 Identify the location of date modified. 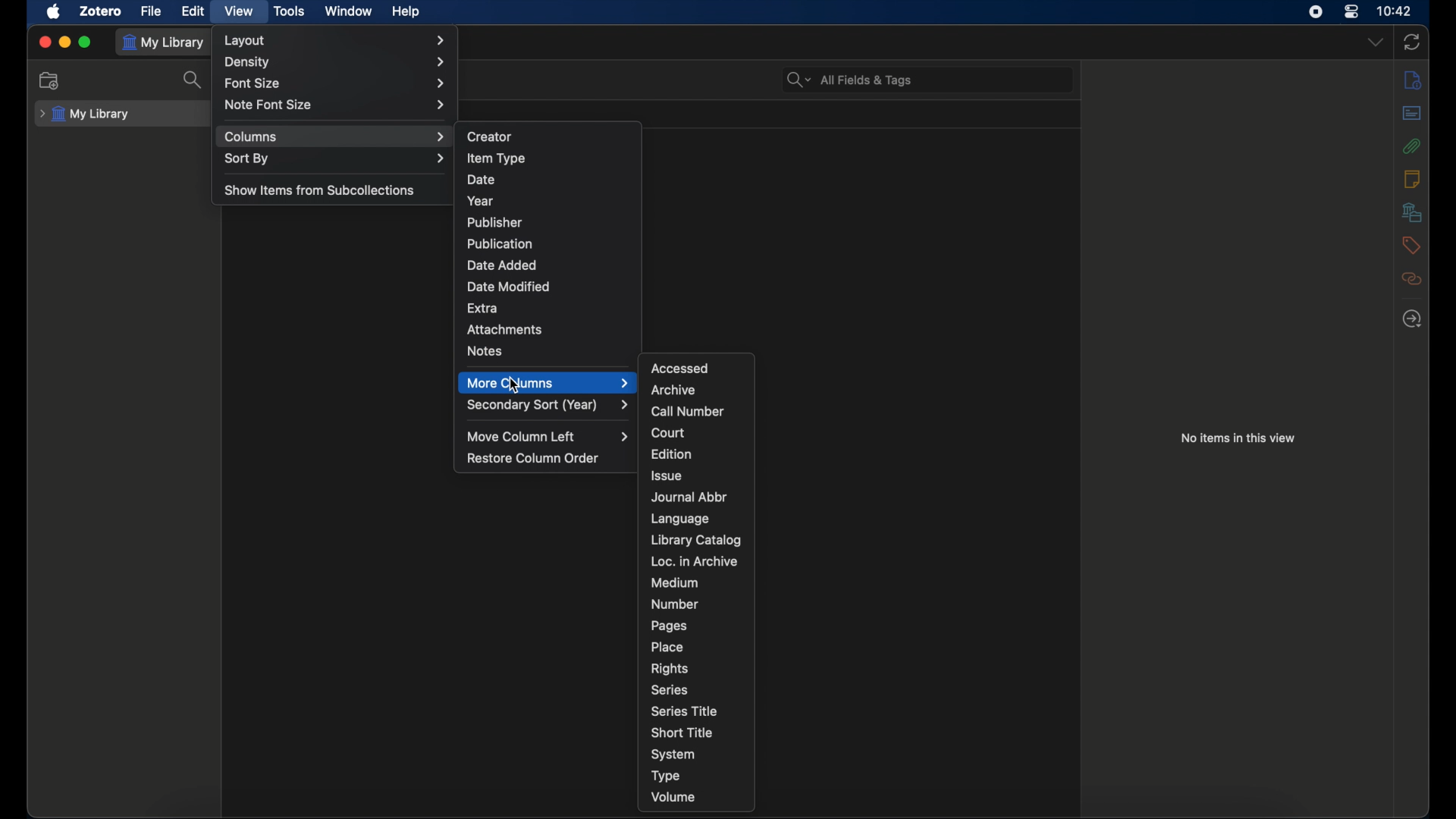
(510, 286).